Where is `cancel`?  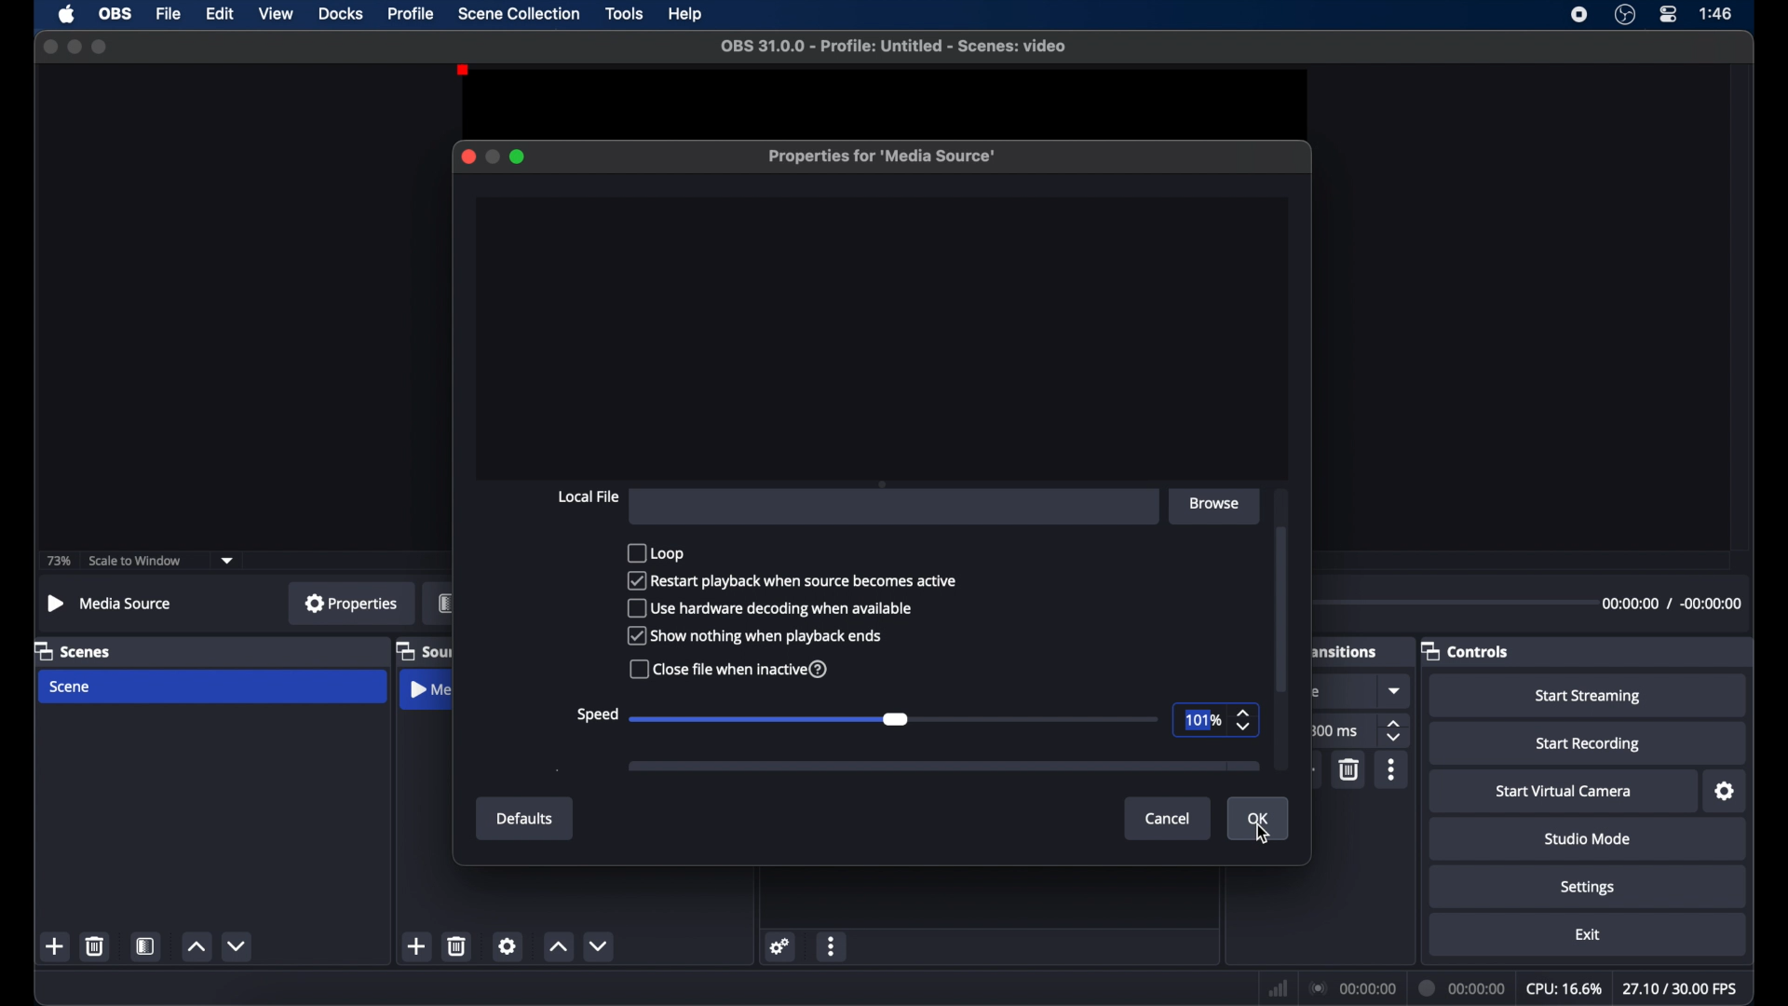
cancel is located at coordinates (1169, 820).